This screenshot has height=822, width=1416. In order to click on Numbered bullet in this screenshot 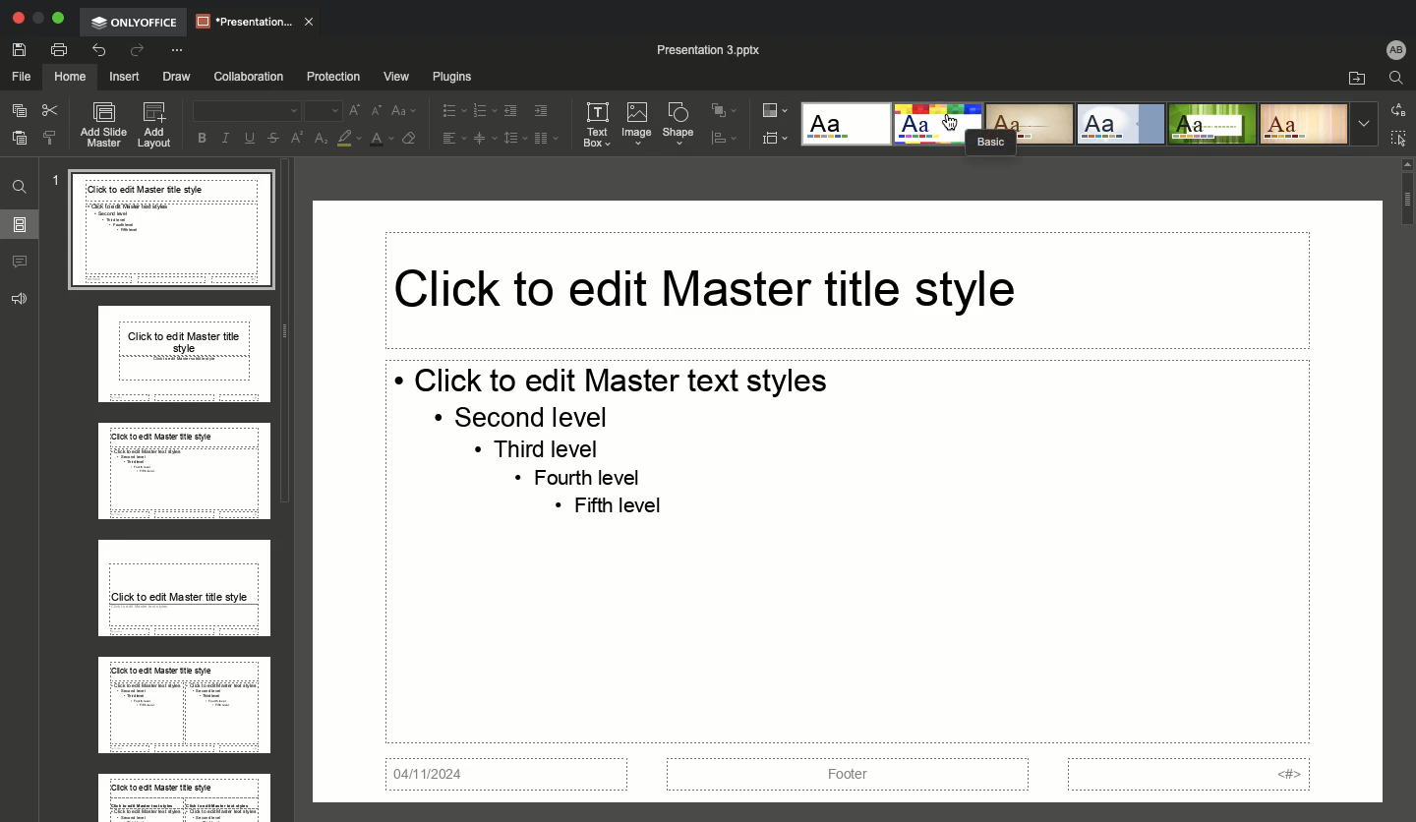, I will do `click(483, 108)`.